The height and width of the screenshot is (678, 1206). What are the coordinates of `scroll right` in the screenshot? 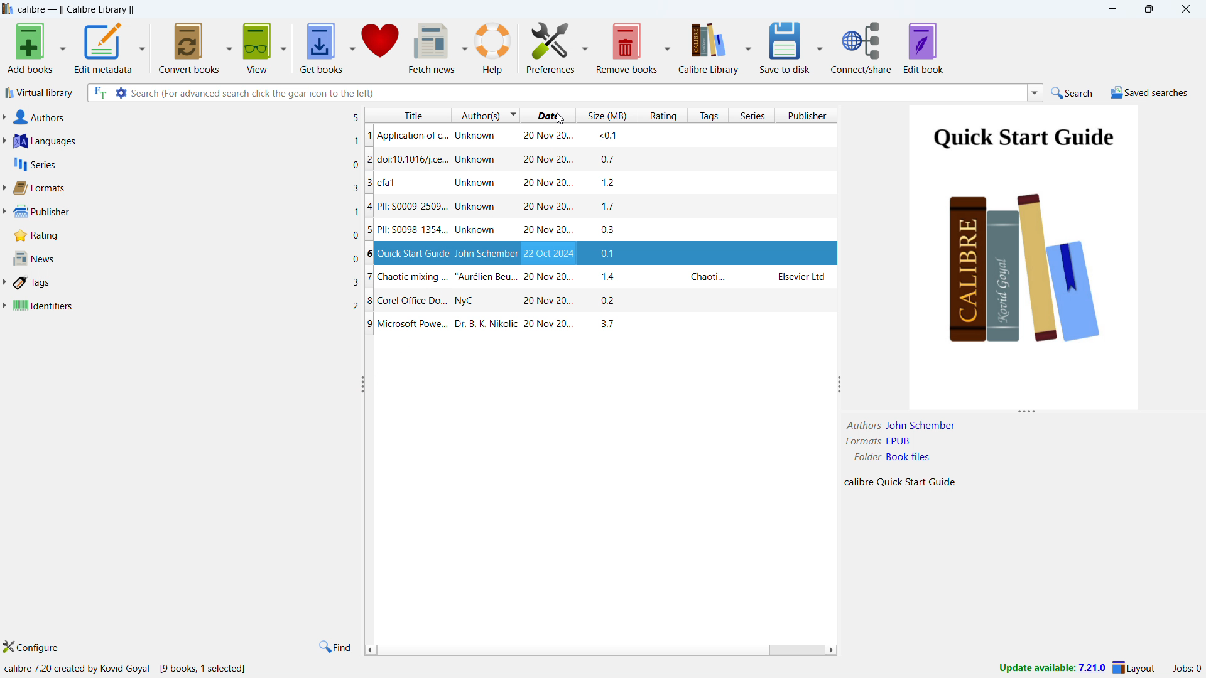 It's located at (830, 650).